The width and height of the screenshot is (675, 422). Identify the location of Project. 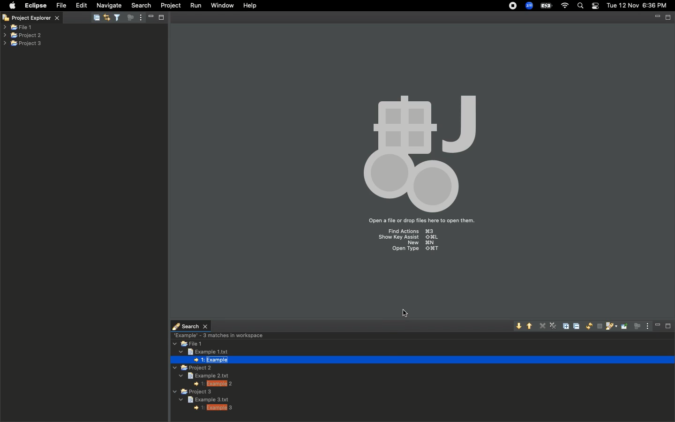
(171, 6).